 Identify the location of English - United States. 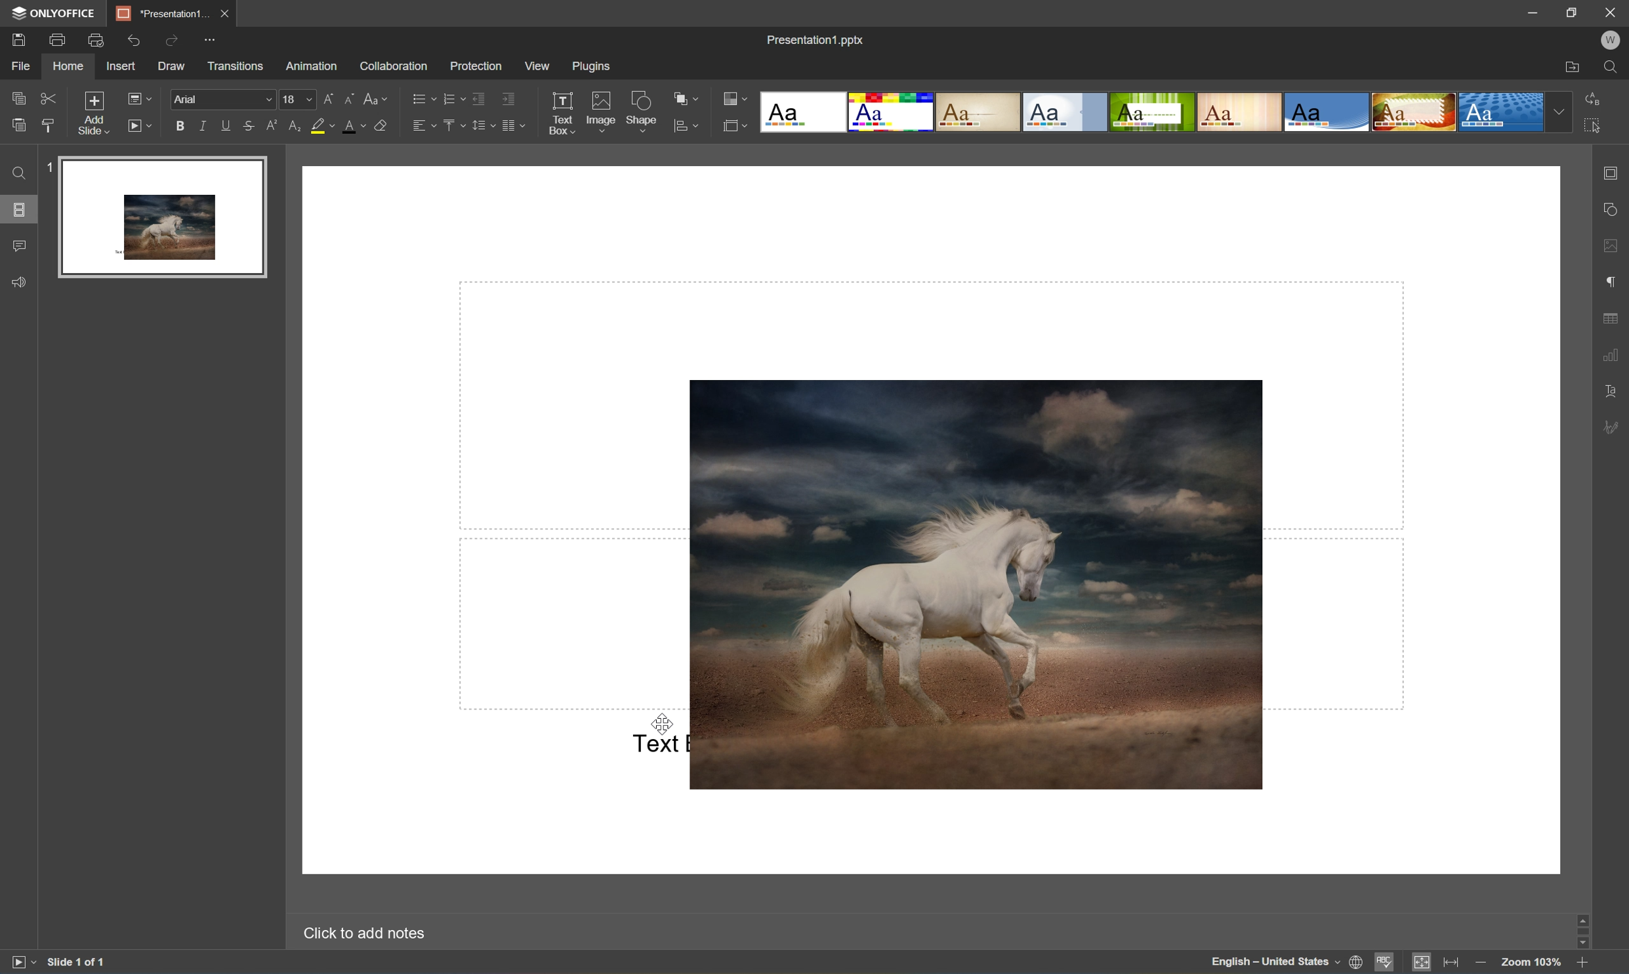
(1274, 963).